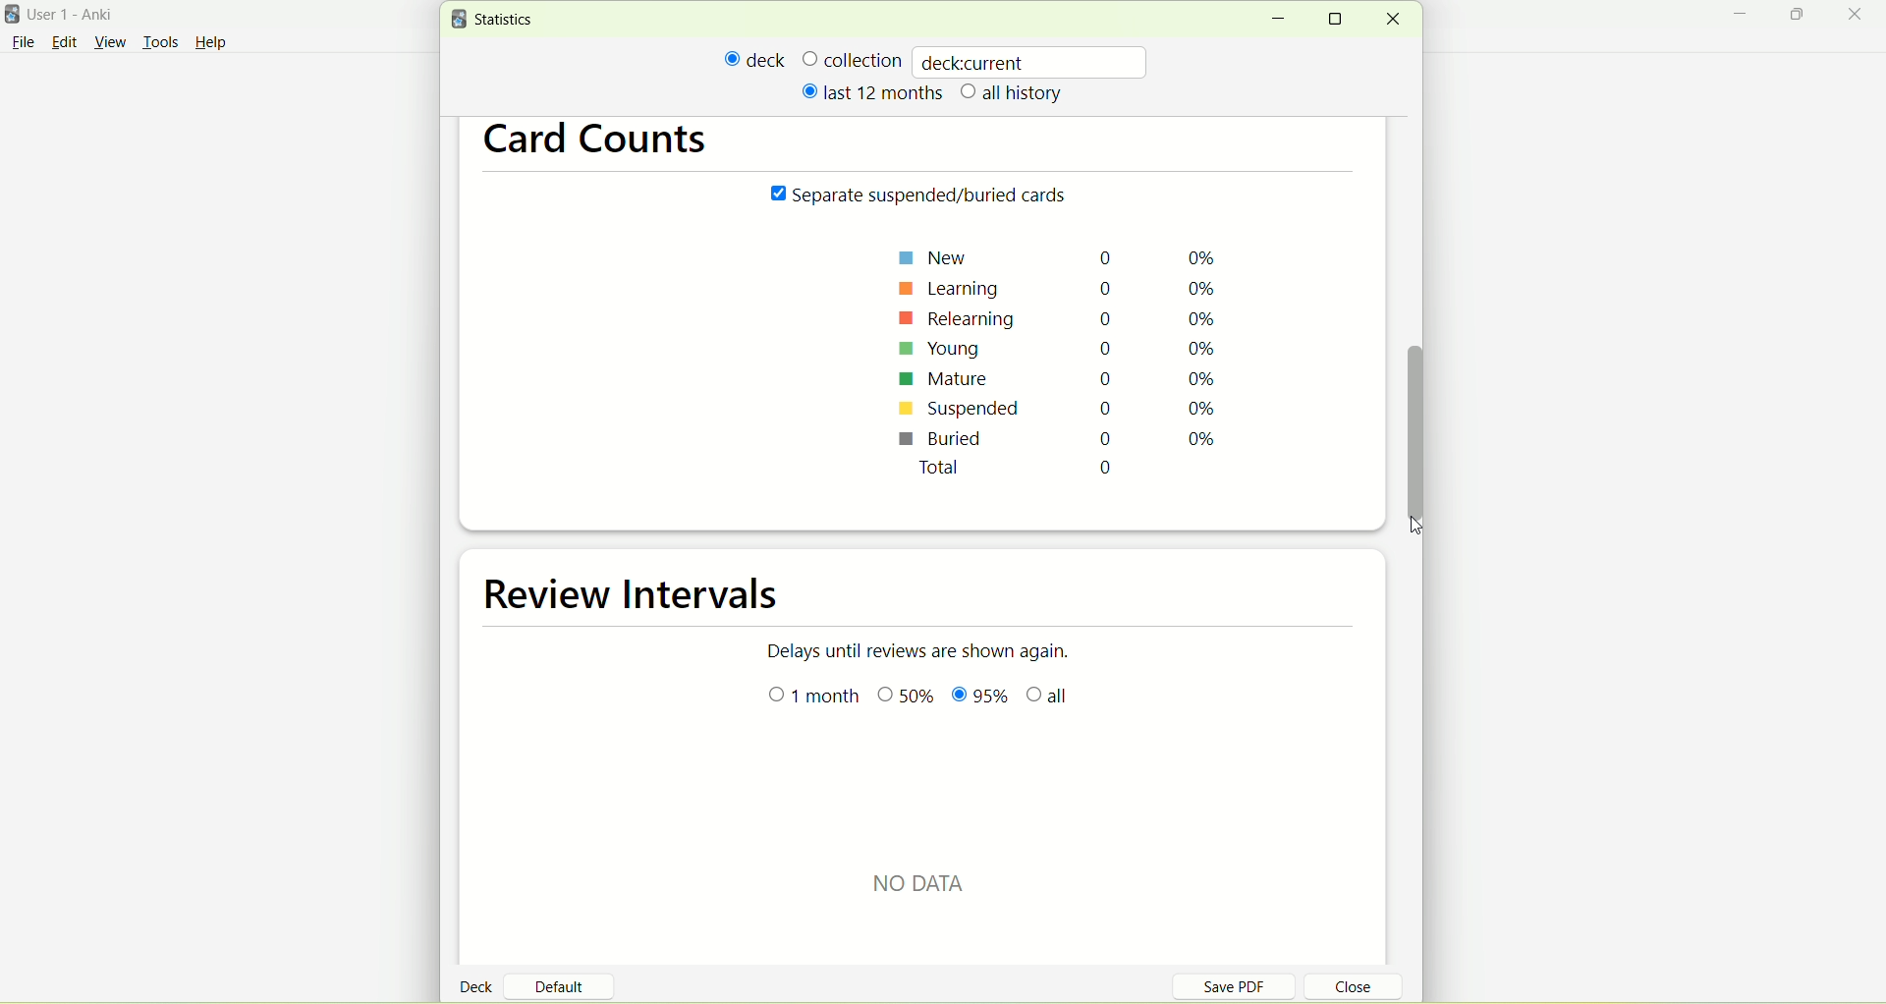 This screenshot has height=1004, width=1886. What do you see at coordinates (211, 45) in the screenshot?
I see `Help` at bounding box center [211, 45].